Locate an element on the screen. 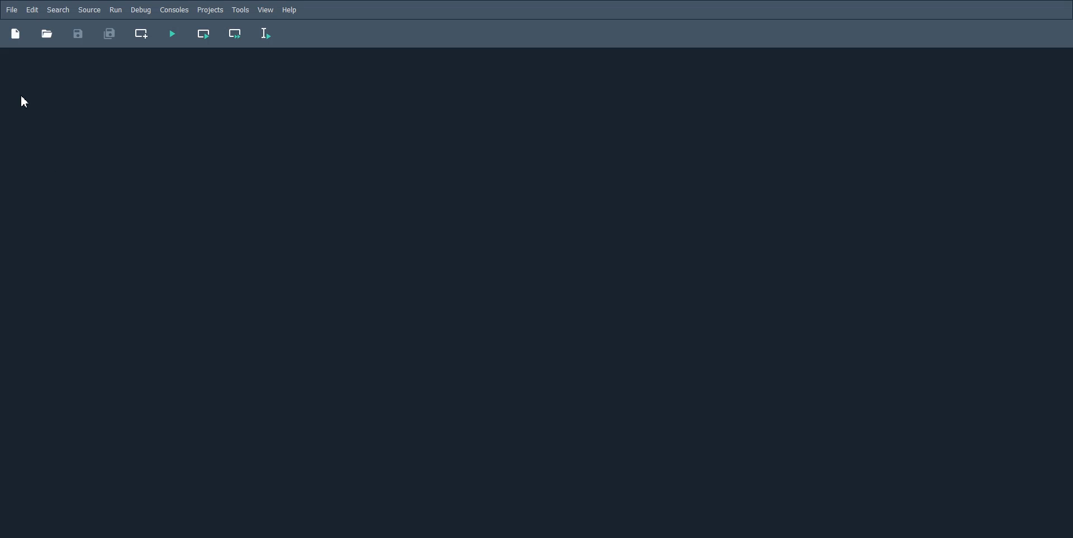 The height and width of the screenshot is (538, 1073). Run is located at coordinates (116, 10).